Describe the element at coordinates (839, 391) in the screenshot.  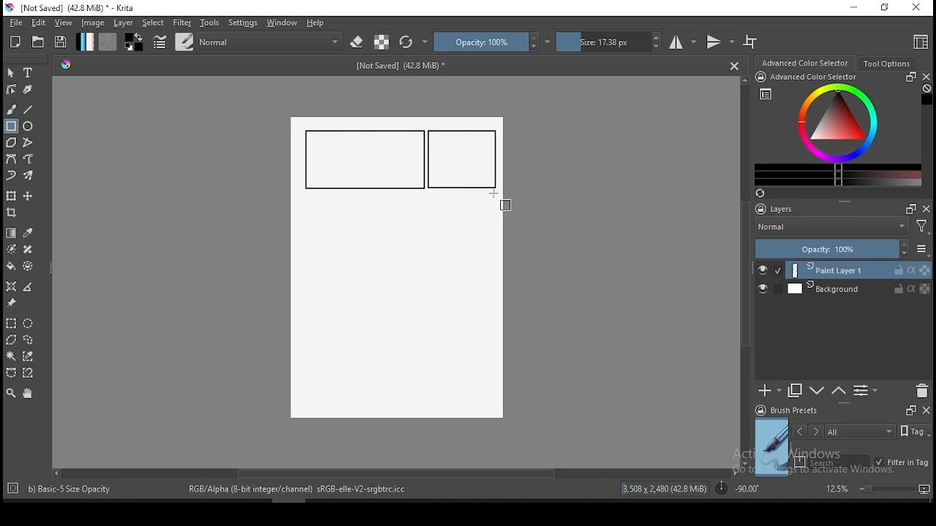
I see `move layer one step down` at that location.